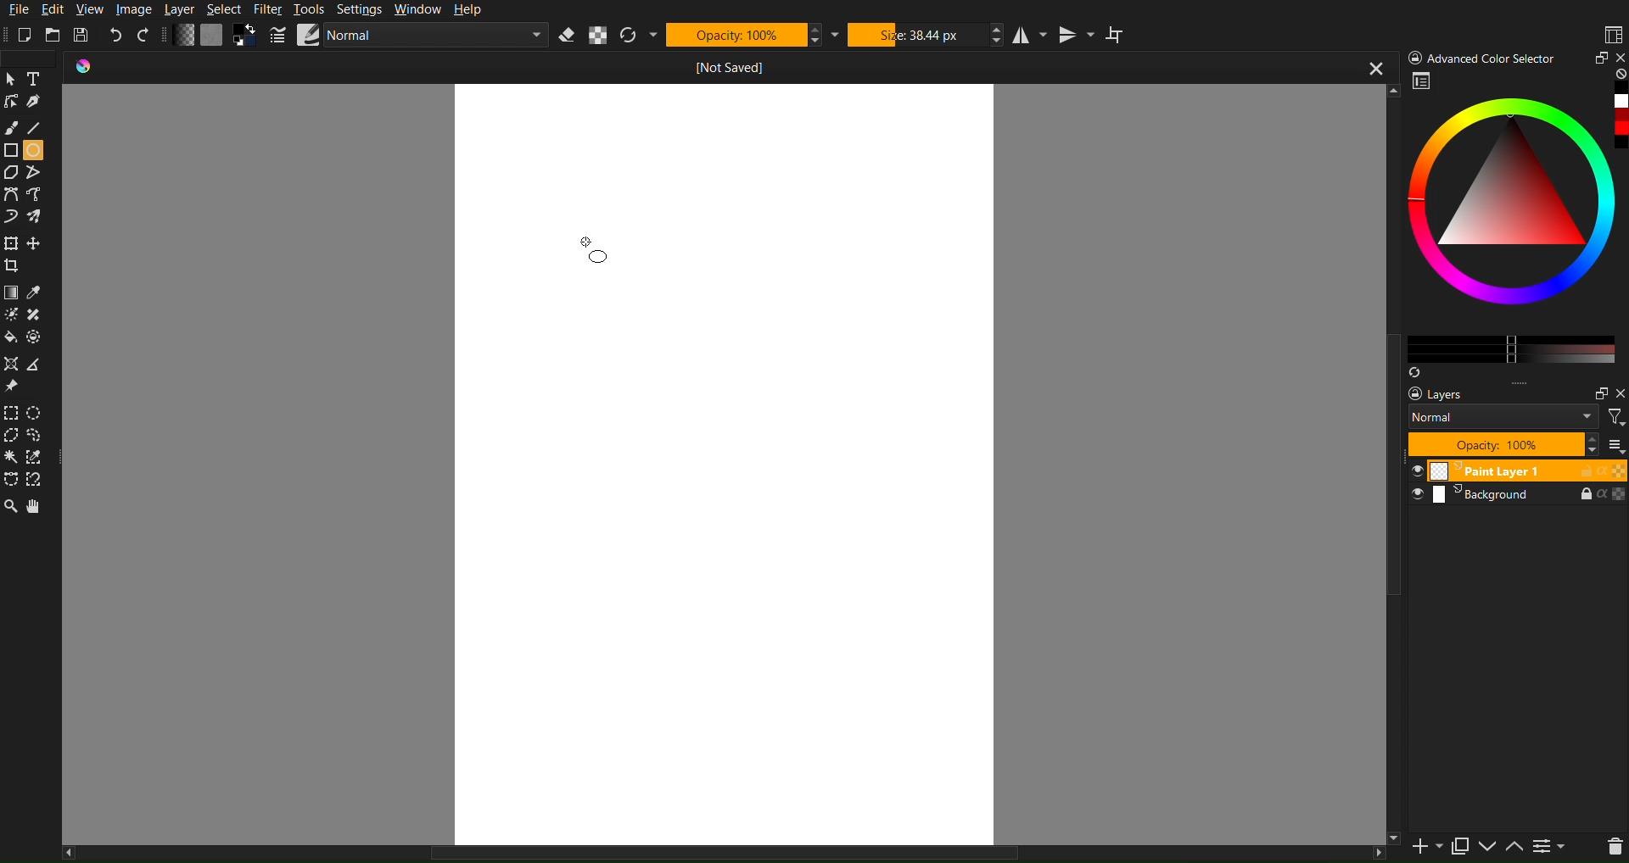  Describe the element at coordinates (1026, 35) in the screenshot. I see `Horizontal Mirror` at that location.